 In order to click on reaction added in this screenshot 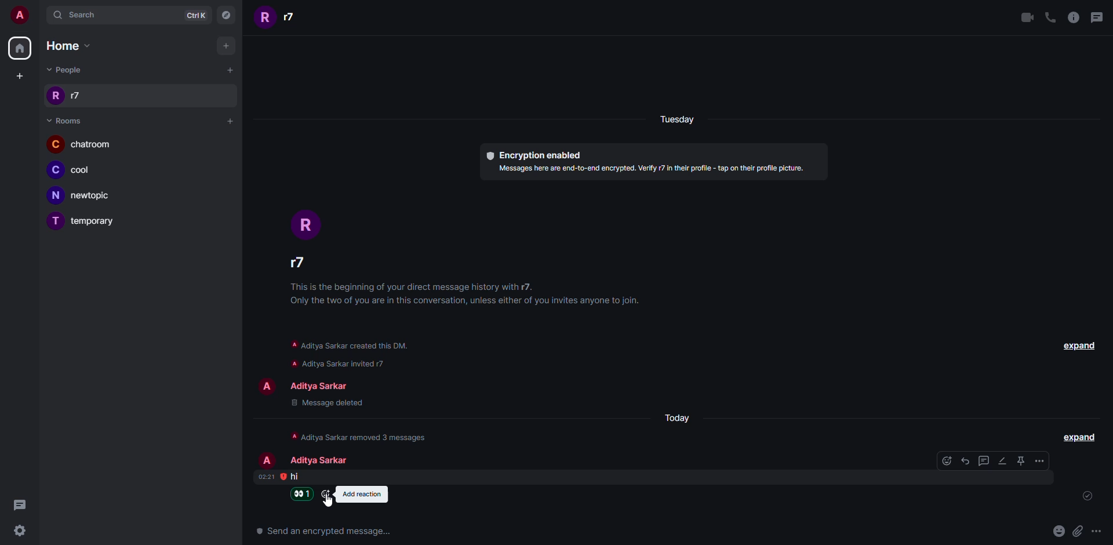, I will do `click(303, 493)`.